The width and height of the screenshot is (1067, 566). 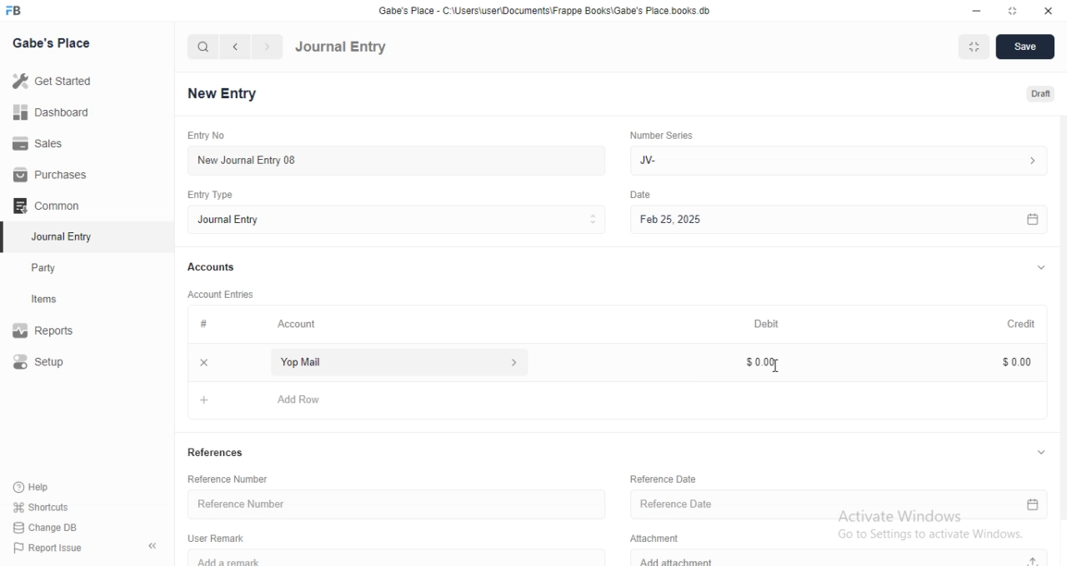 What do you see at coordinates (222, 92) in the screenshot?
I see `New Entry` at bounding box center [222, 92].